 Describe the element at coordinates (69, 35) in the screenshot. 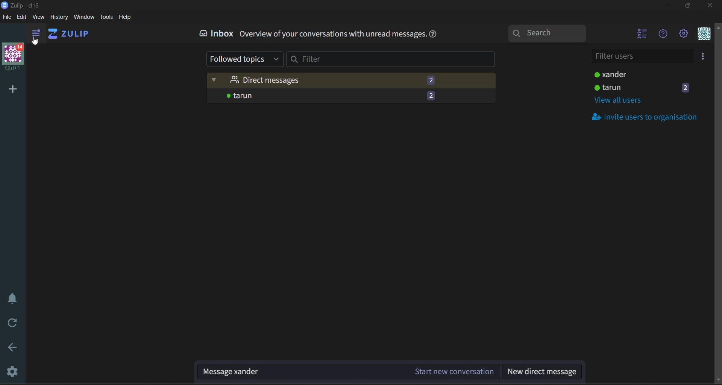

I see `ZULIP (home)` at that location.